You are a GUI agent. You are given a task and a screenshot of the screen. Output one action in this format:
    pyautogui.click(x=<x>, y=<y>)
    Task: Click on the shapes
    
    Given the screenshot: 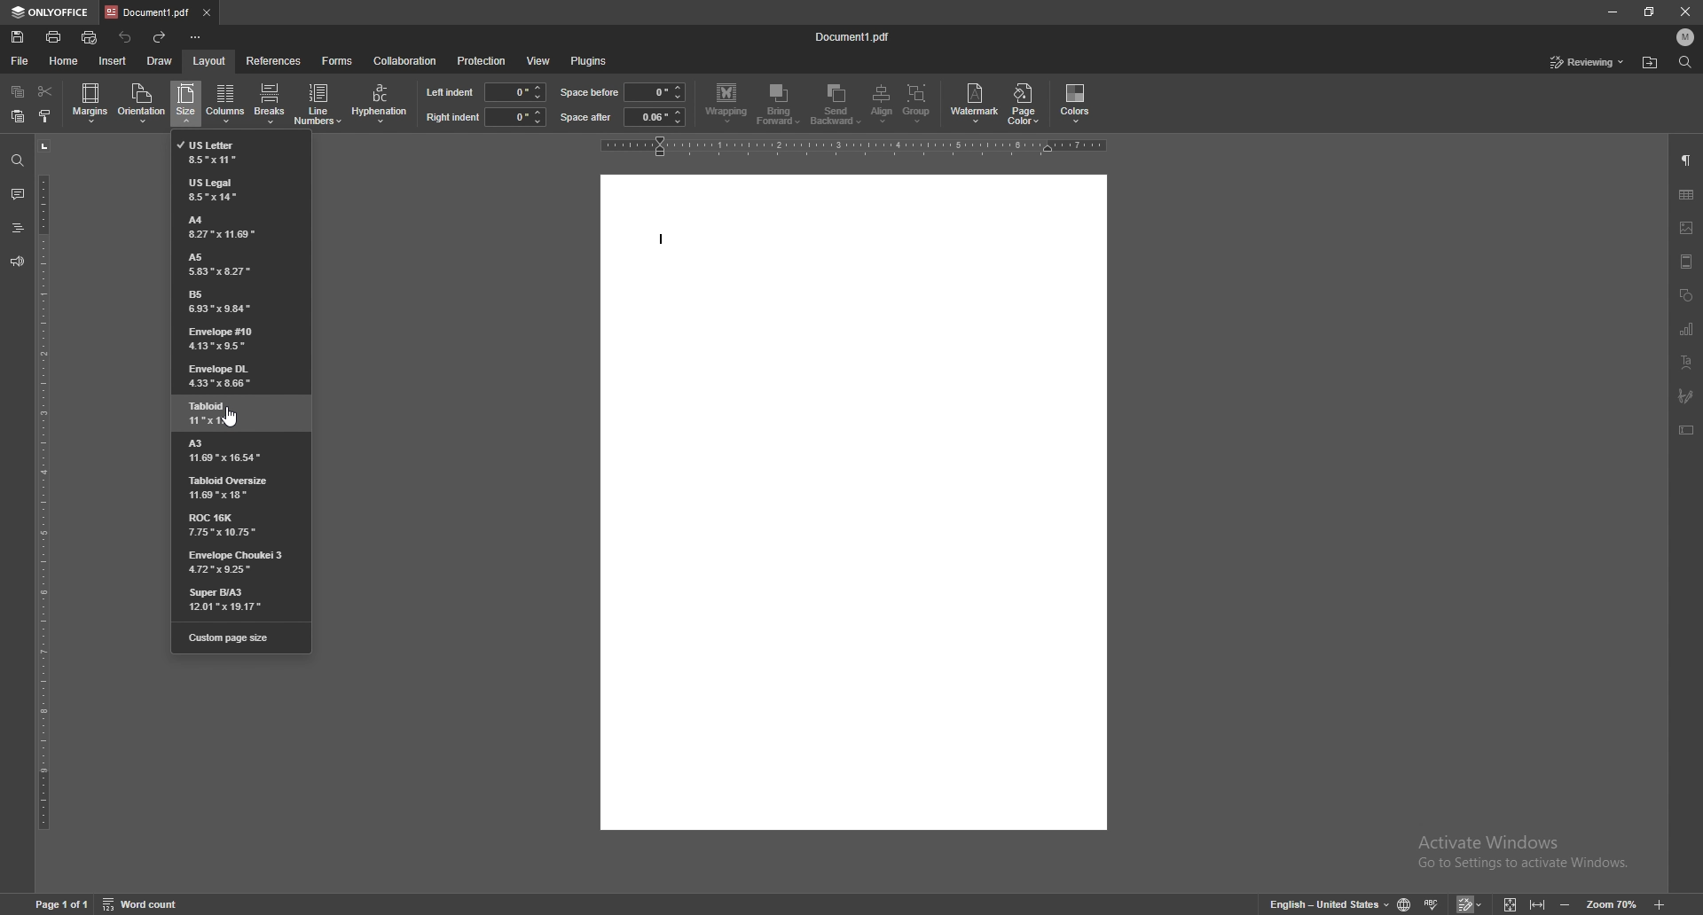 What is the action you would take?
    pyautogui.click(x=1686, y=295)
    